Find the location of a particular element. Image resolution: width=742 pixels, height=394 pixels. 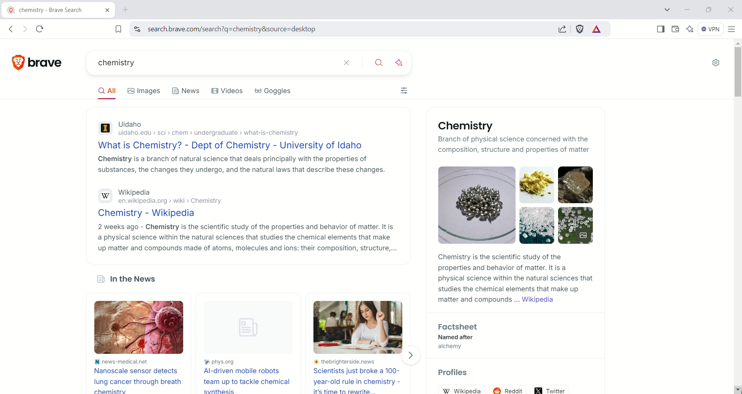

phys.org AI-driven mobile robots team up to tackle chemical synthesis is located at coordinates (248, 375).